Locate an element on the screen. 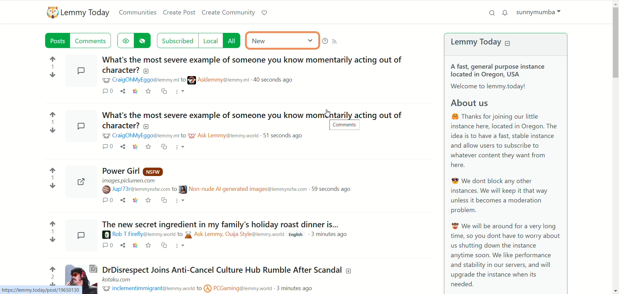 This screenshot has height=294, width=619. comments is located at coordinates (108, 90).